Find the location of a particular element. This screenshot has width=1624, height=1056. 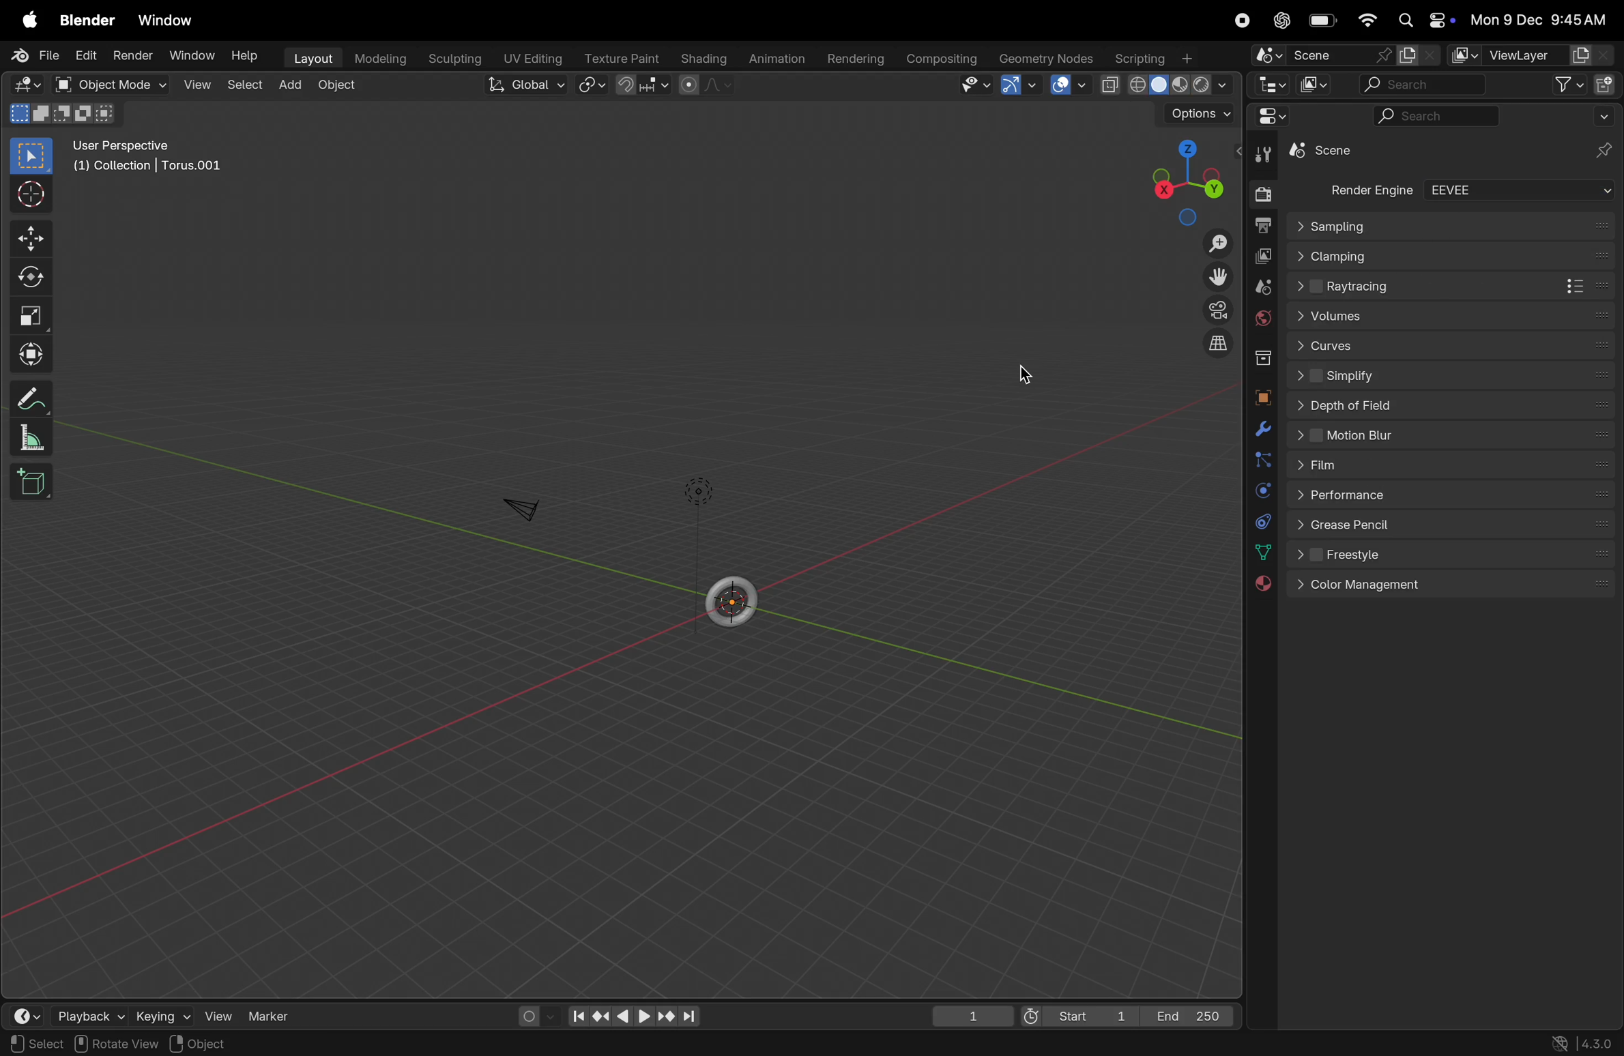

Window is located at coordinates (195, 53).